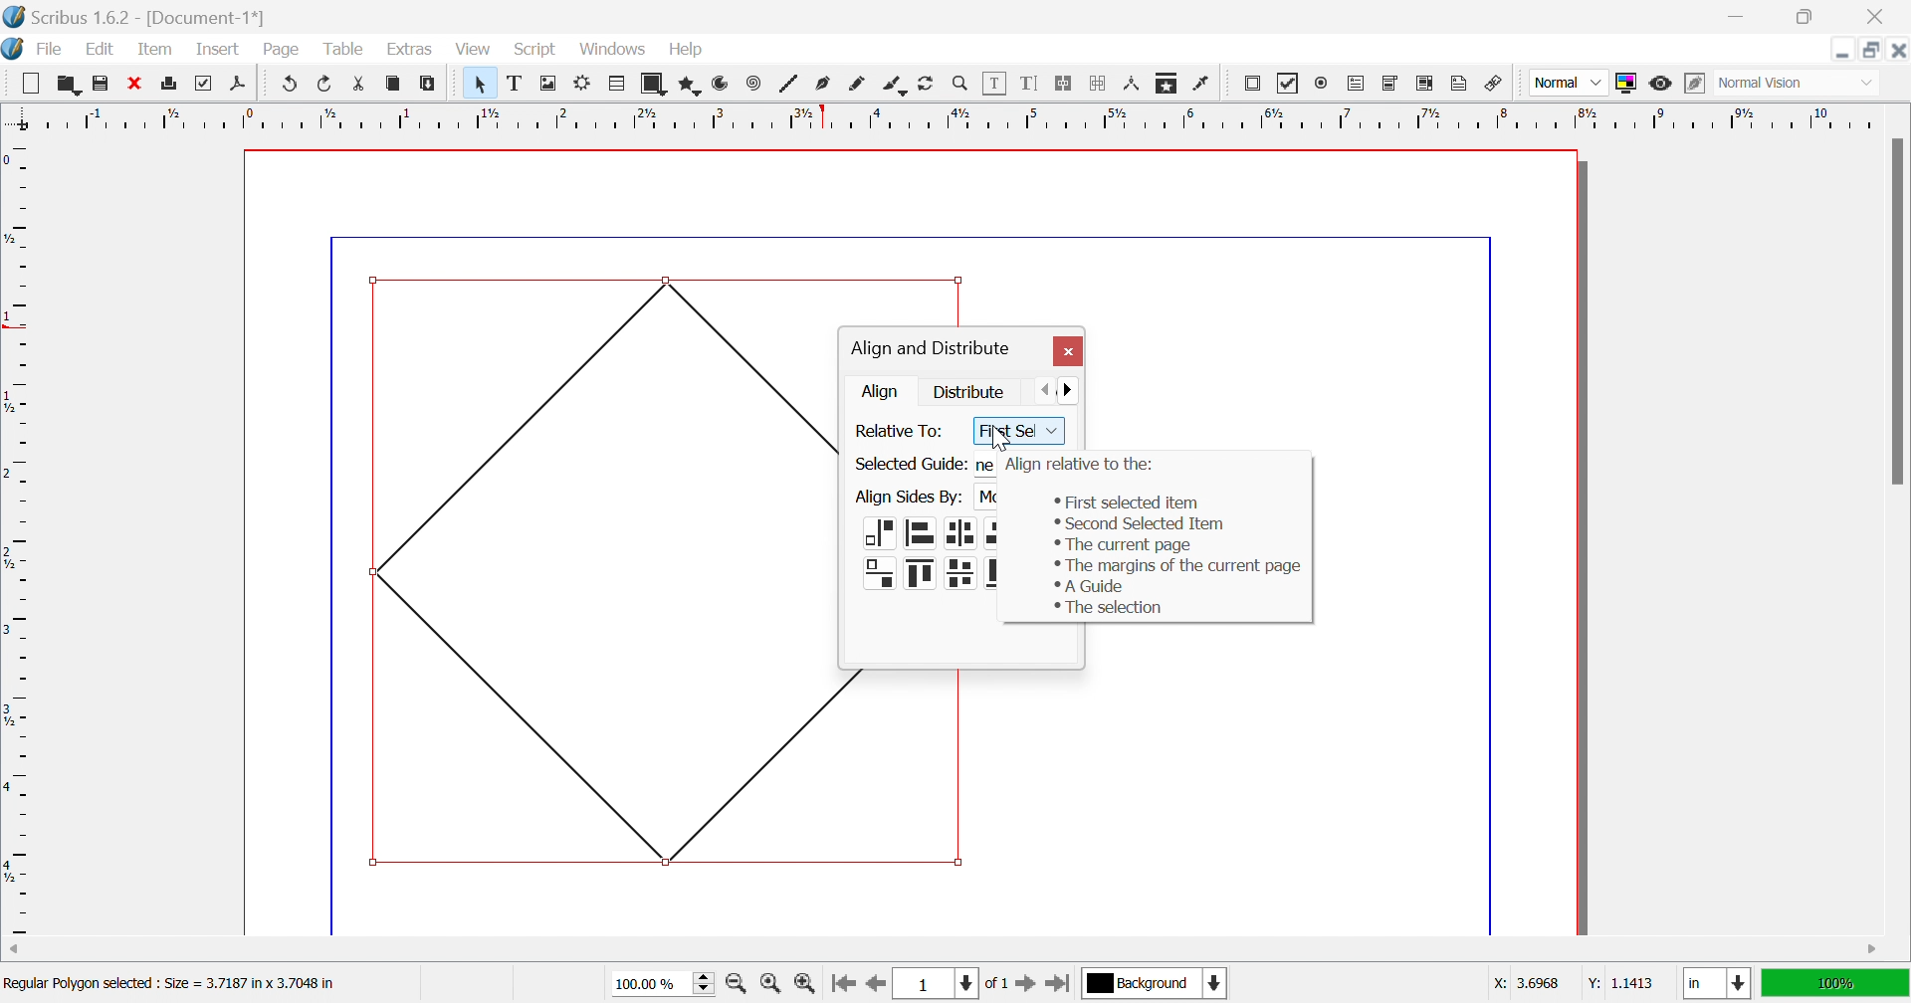  I want to click on PDF push button, so click(1255, 83).